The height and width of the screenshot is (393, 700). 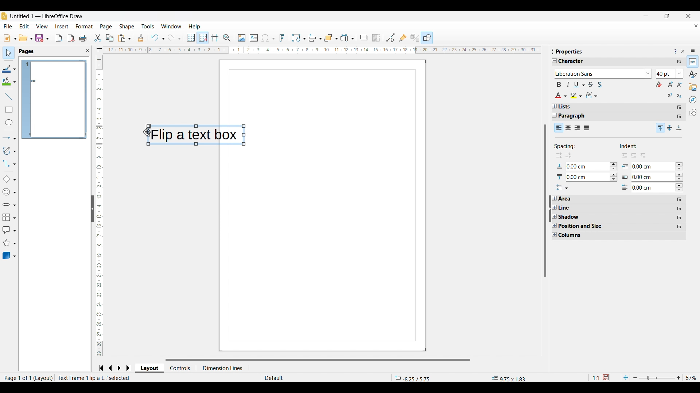 I want to click on Cut, so click(x=98, y=38).